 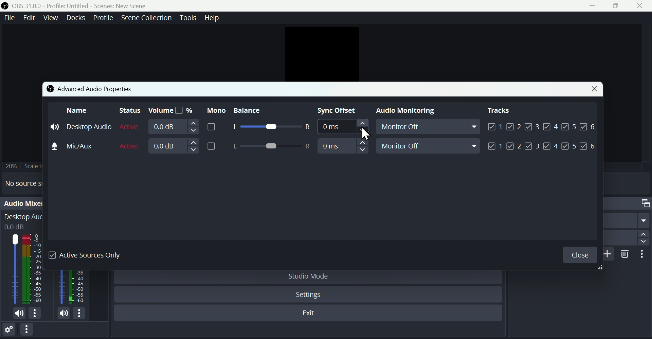 I want to click on (un)check Track 4, so click(x=550, y=146).